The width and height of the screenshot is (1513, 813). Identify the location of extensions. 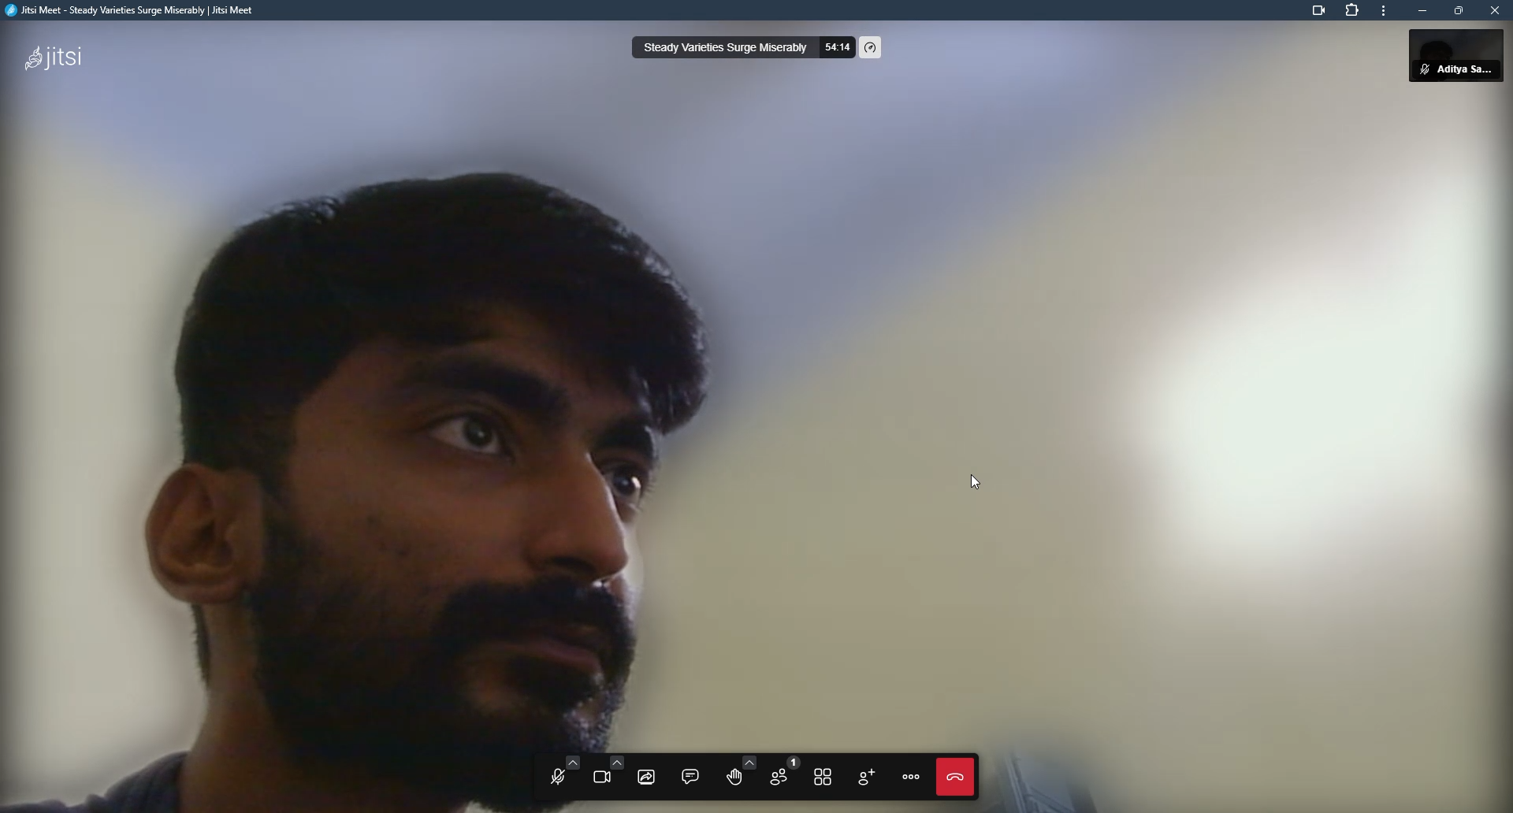
(1354, 12).